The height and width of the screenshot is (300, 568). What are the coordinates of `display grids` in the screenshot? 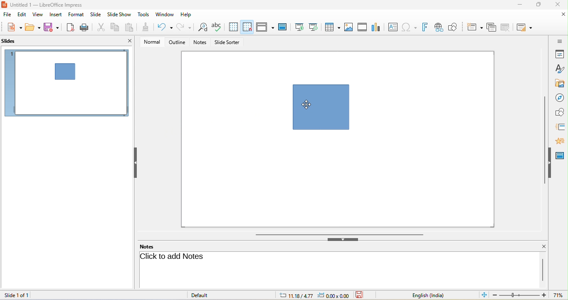 It's located at (232, 26).